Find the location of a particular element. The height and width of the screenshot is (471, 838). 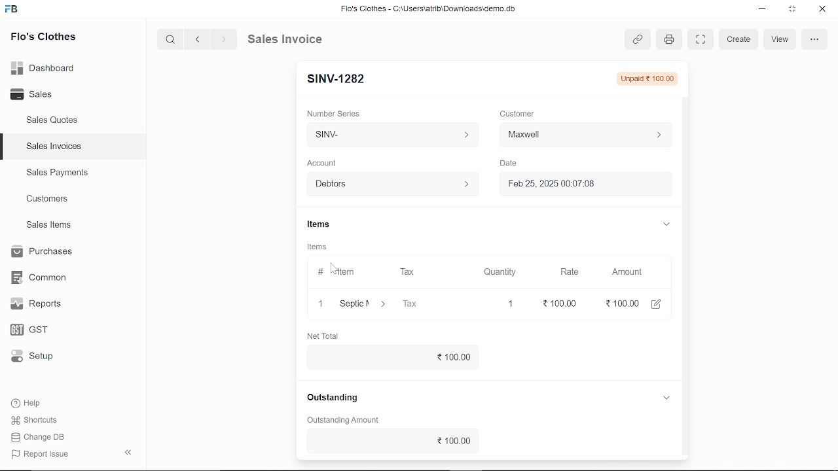

expand reference is located at coordinates (667, 398).